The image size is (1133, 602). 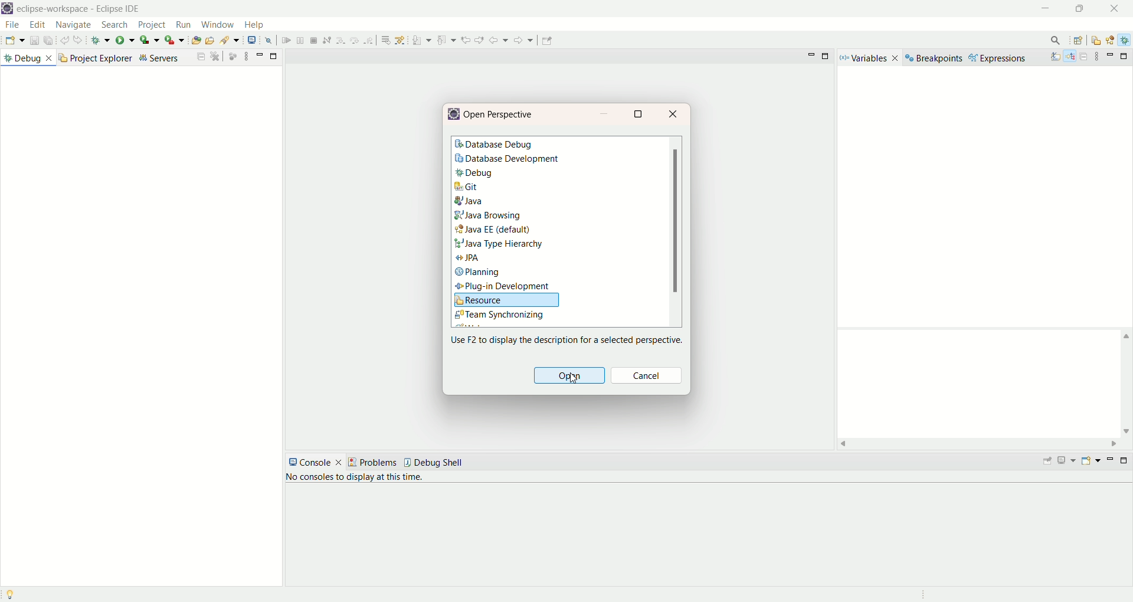 I want to click on project, so click(x=153, y=25).